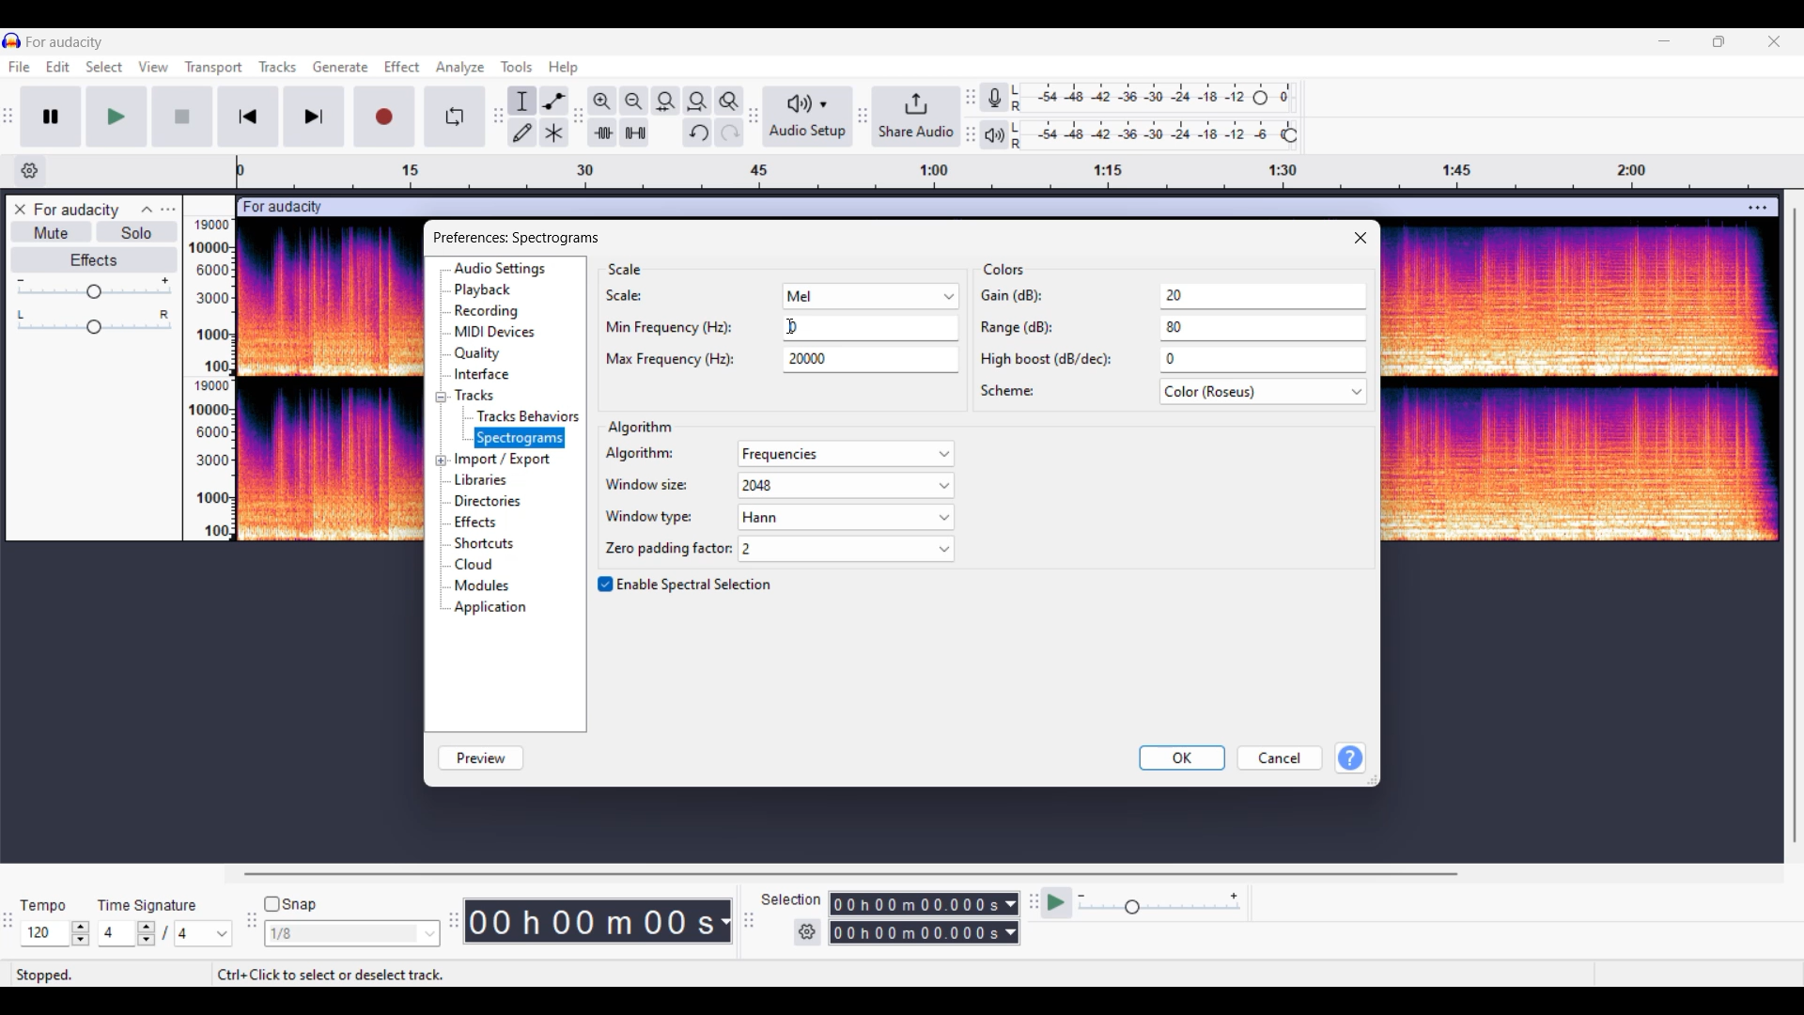 Image resolution: width=1804 pixels, height=1015 pixels. What do you see at coordinates (93, 260) in the screenshot?
I see `Effects` at bounding box center [93, 260].